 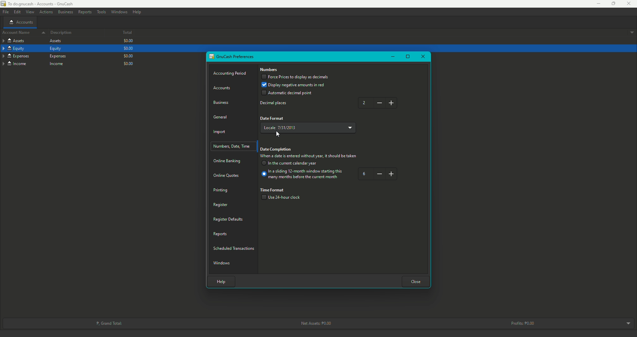 I want to click on Close, so click(x=416, y=281).